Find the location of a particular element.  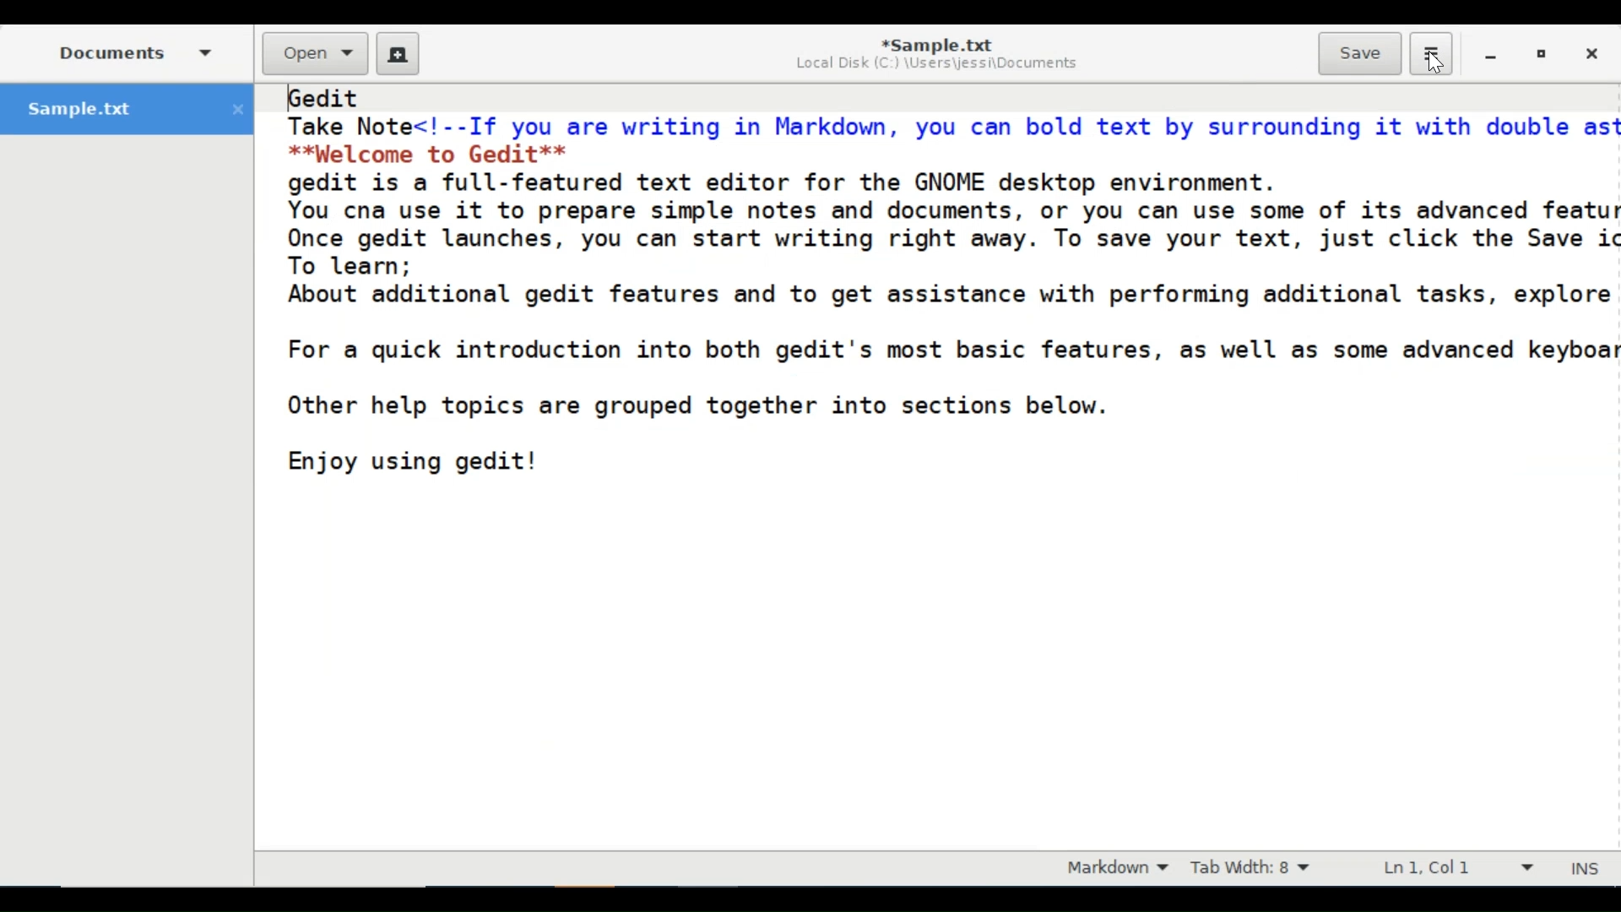

Close is located at coordinates (1592, 51).